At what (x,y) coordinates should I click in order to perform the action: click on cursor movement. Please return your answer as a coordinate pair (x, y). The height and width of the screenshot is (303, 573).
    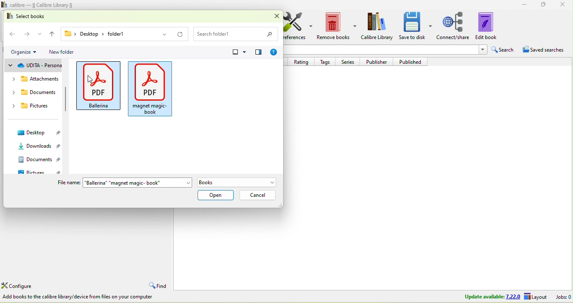
    Looking at the image, I should click on (88, 81).